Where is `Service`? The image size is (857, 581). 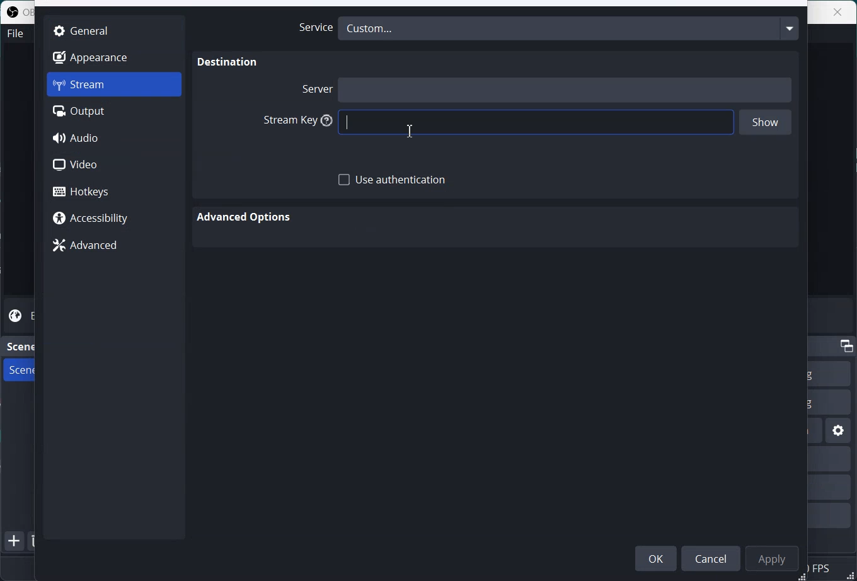 Service is located at coordinates (312, 28).